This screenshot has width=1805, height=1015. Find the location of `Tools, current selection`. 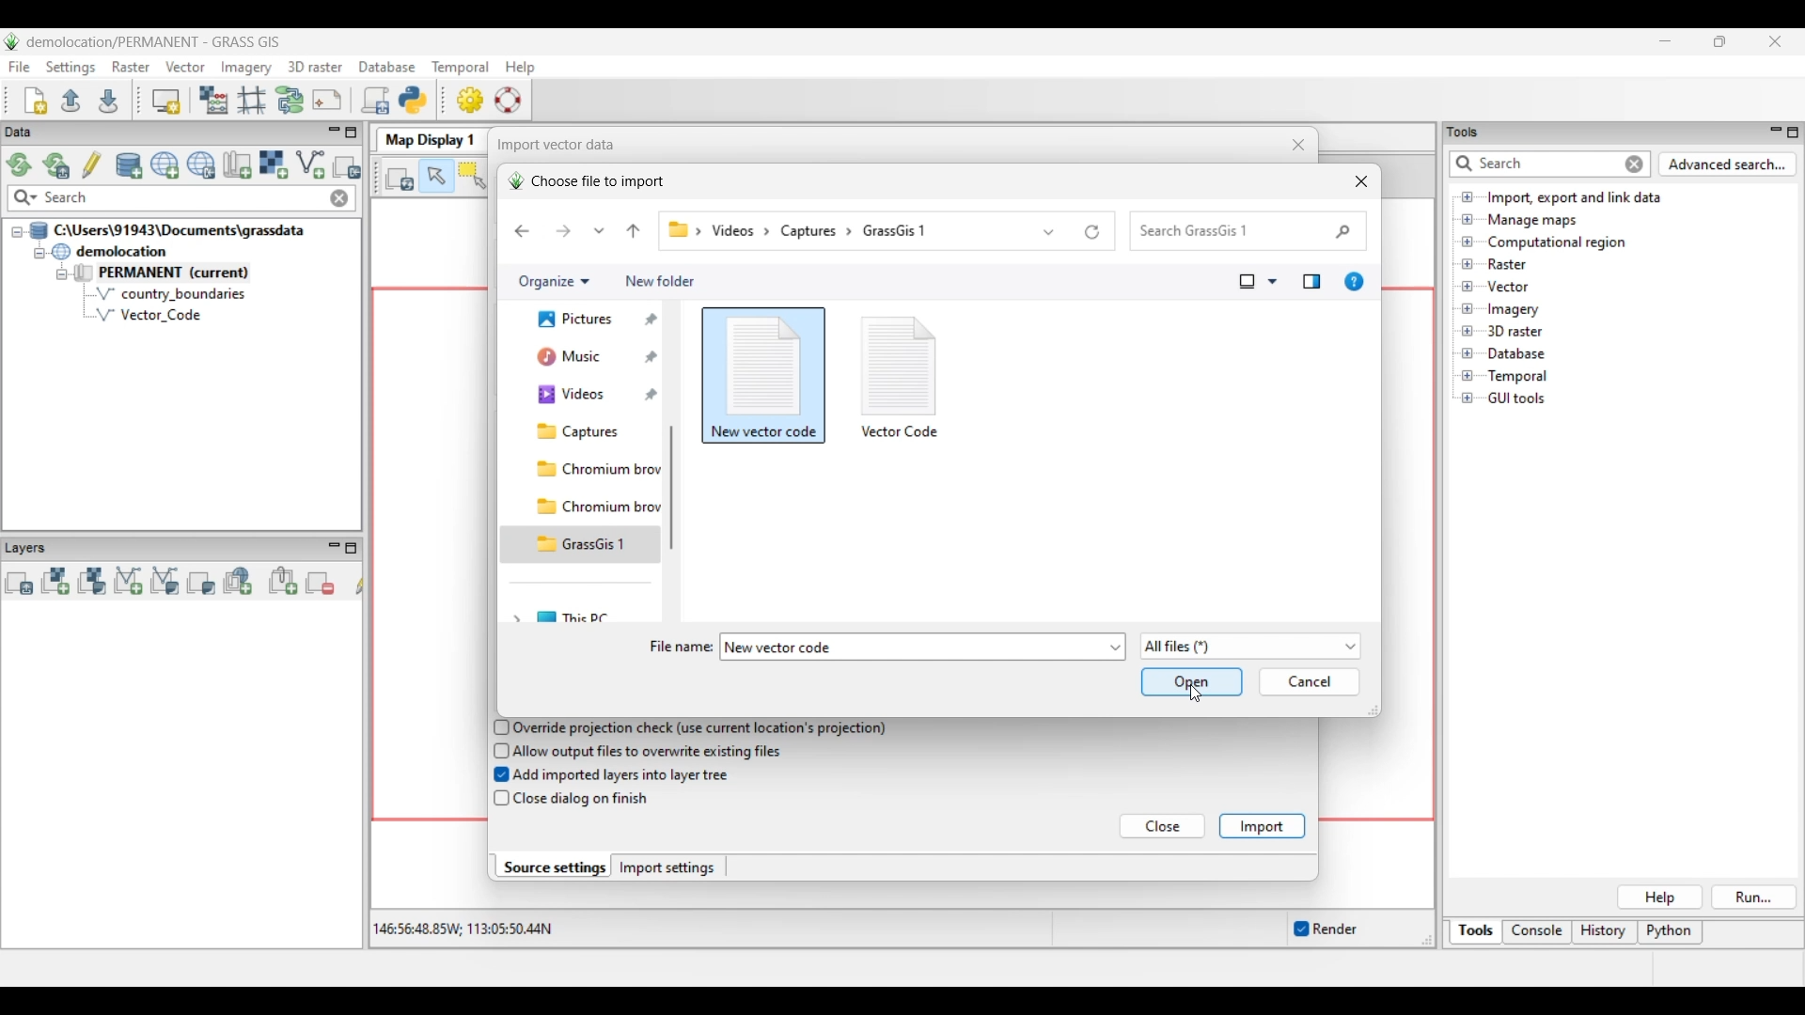

Tools, current selection is located at coordinates (1477, 932).